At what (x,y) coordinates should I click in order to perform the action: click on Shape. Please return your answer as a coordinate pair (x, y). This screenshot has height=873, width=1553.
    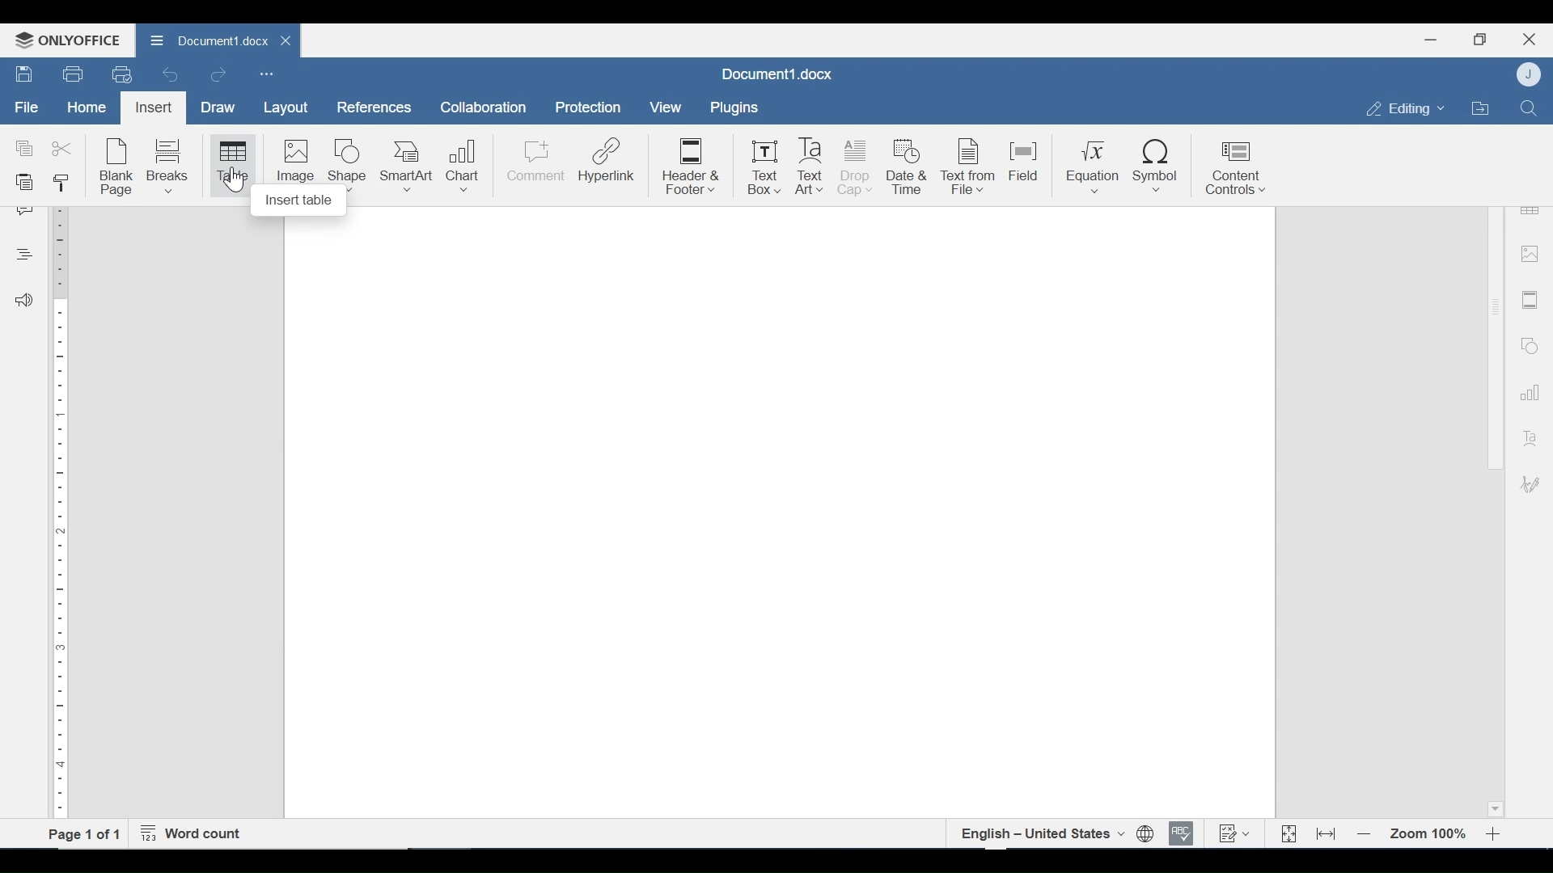
    Looking at the image, I should click on (346, 162).